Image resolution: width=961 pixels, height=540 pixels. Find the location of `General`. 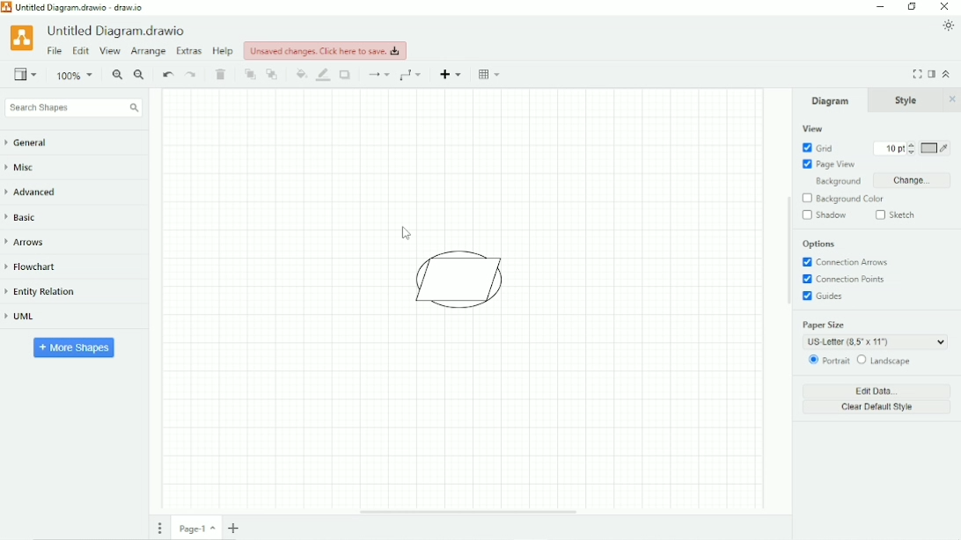

General is located at coordinates (35, 143).